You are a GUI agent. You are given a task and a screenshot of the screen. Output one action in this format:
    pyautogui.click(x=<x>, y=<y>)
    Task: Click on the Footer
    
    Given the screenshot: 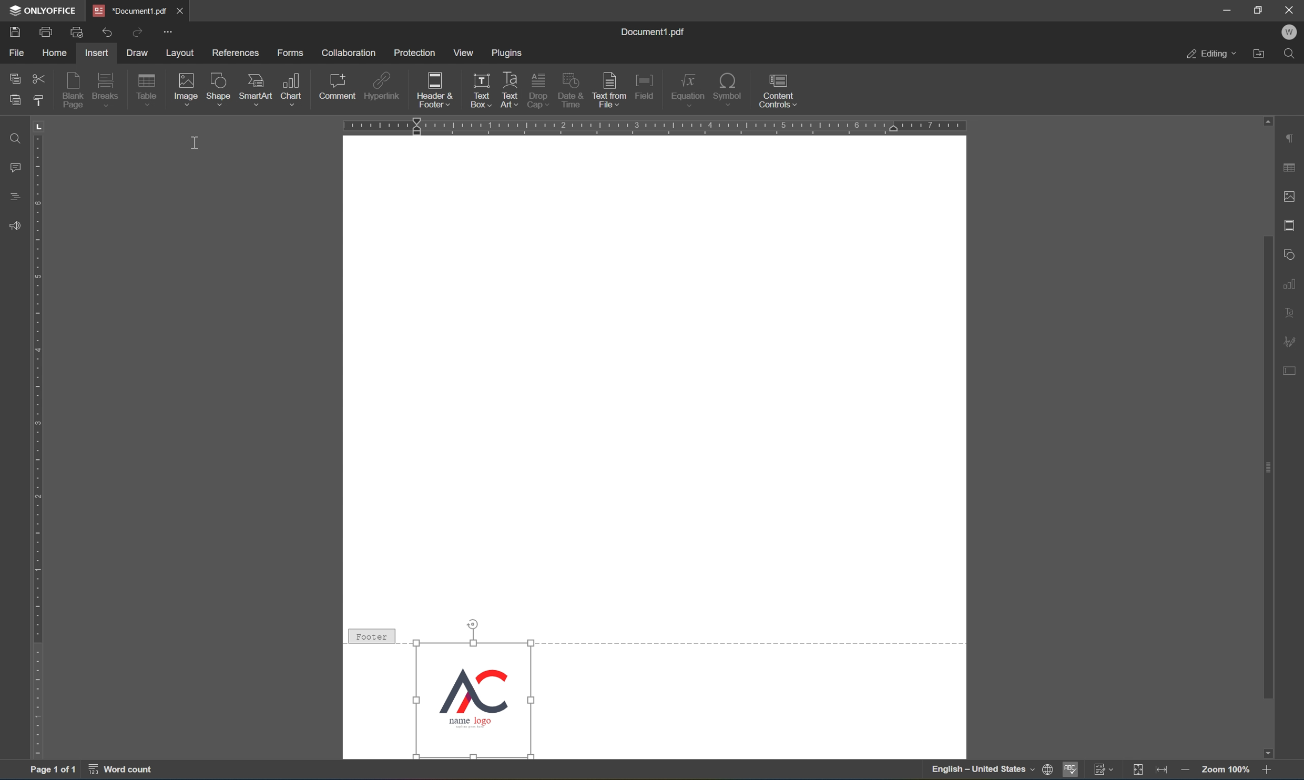 What is the action you would take?
    pyautogui.click(x=373, y=635)
    